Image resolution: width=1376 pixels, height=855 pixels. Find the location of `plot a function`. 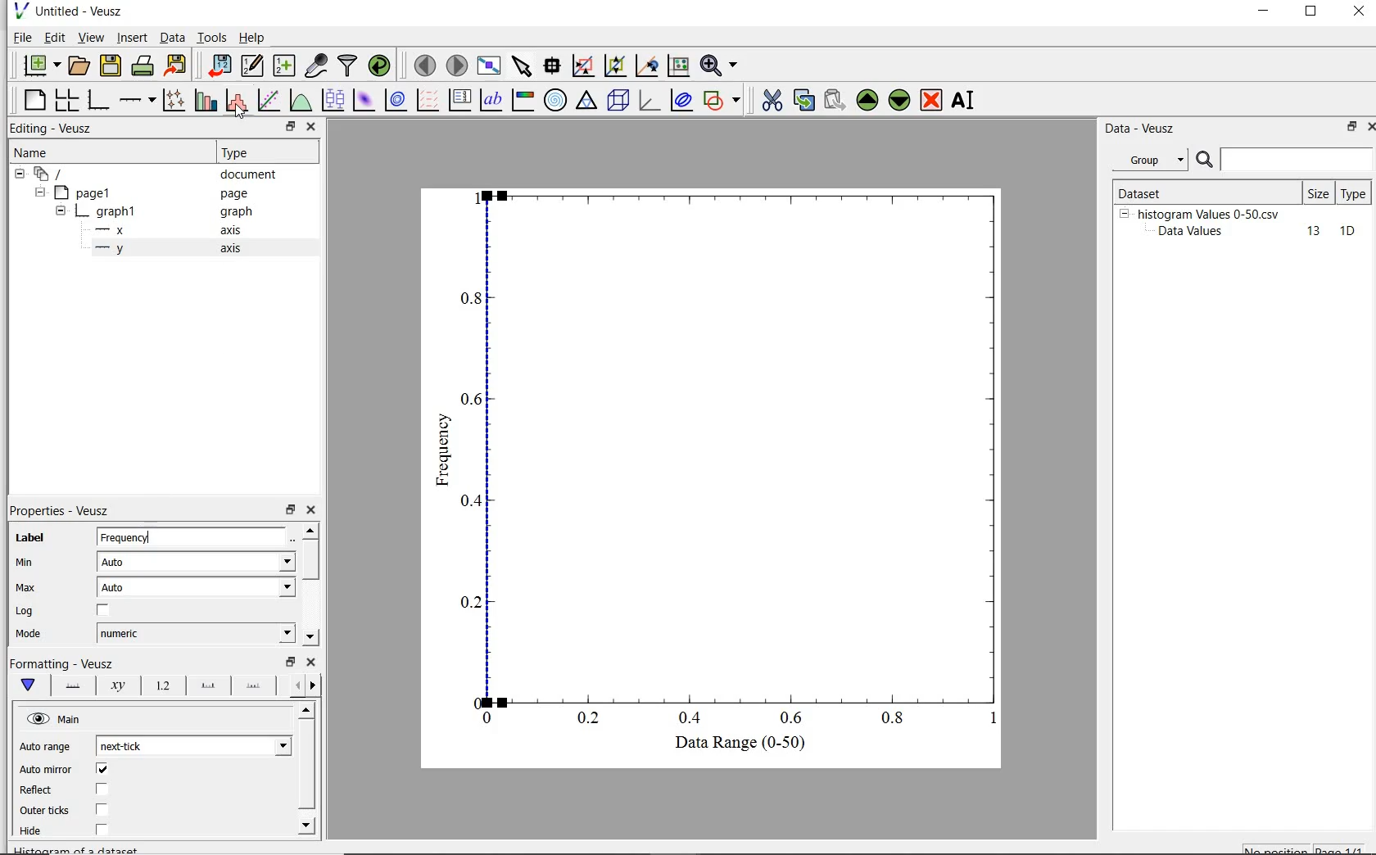

plot a function is located at coordinates (299, 100).